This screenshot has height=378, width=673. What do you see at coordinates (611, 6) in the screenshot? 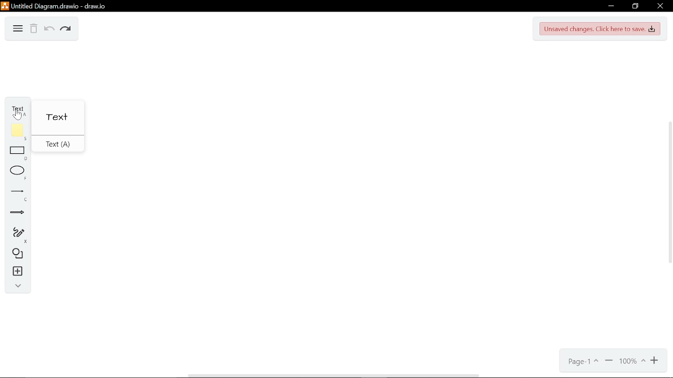
I see `Minimize` at bounding box center [611, 6].